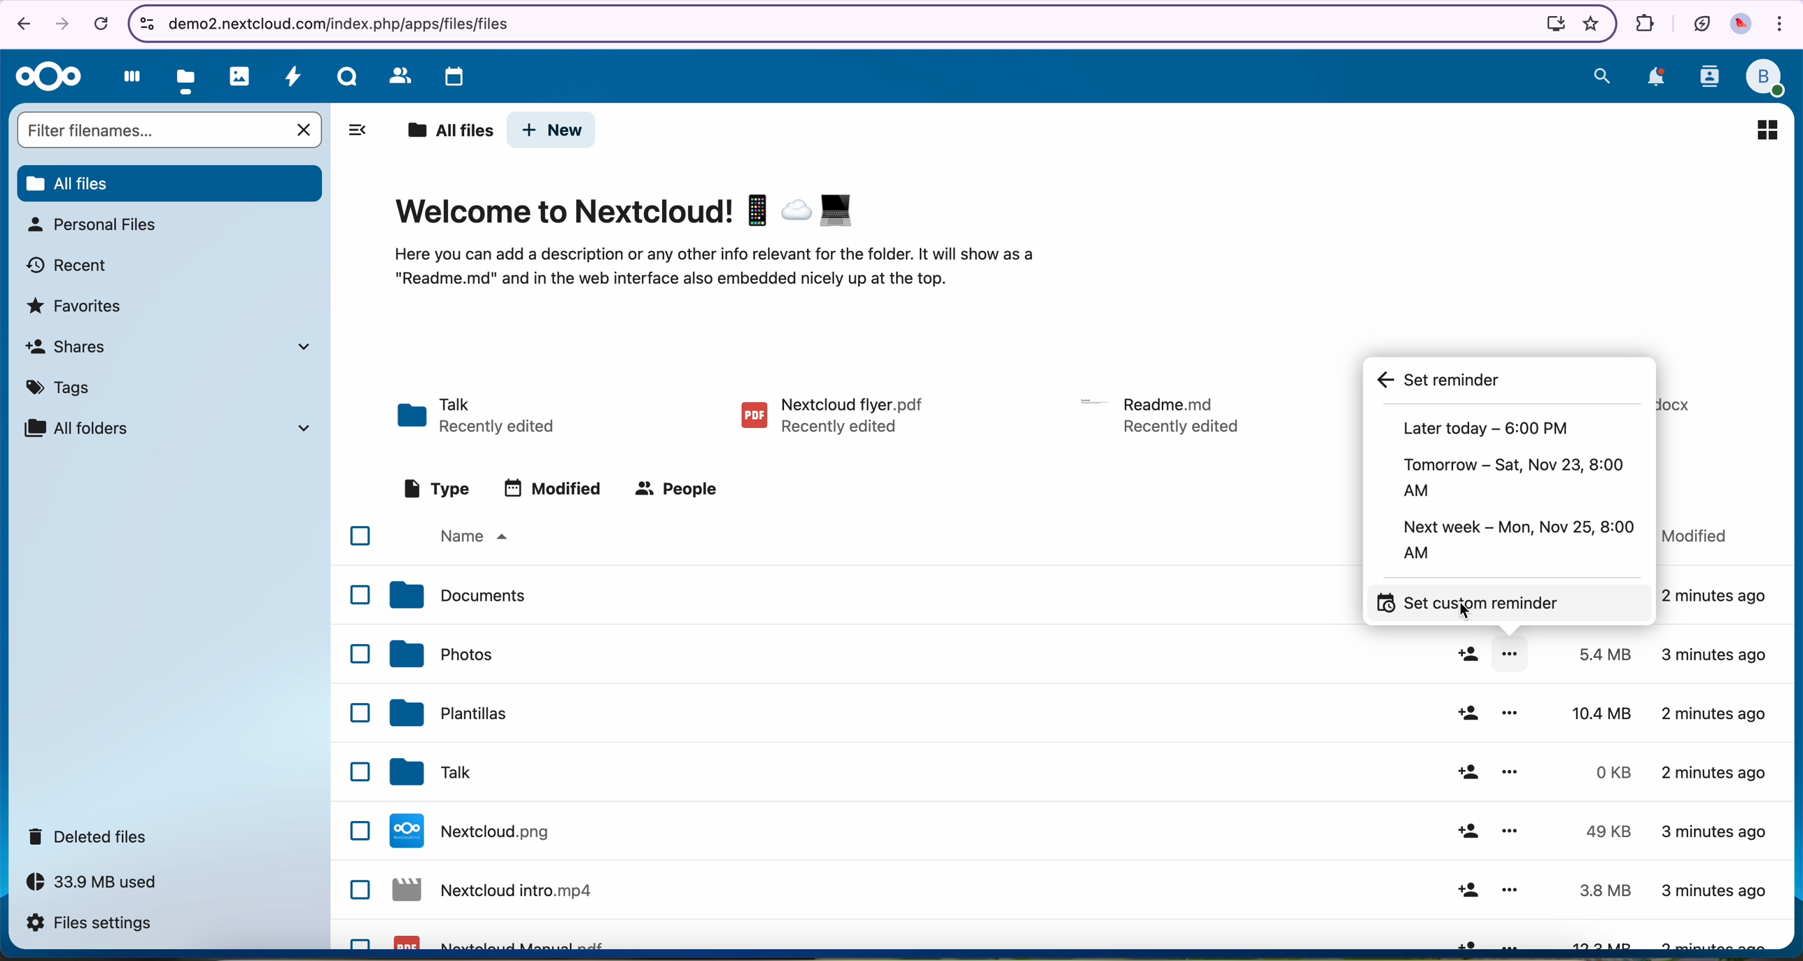 This screenshot has height=961, width=1803. I want to click on contacts, so click(1707, 79).